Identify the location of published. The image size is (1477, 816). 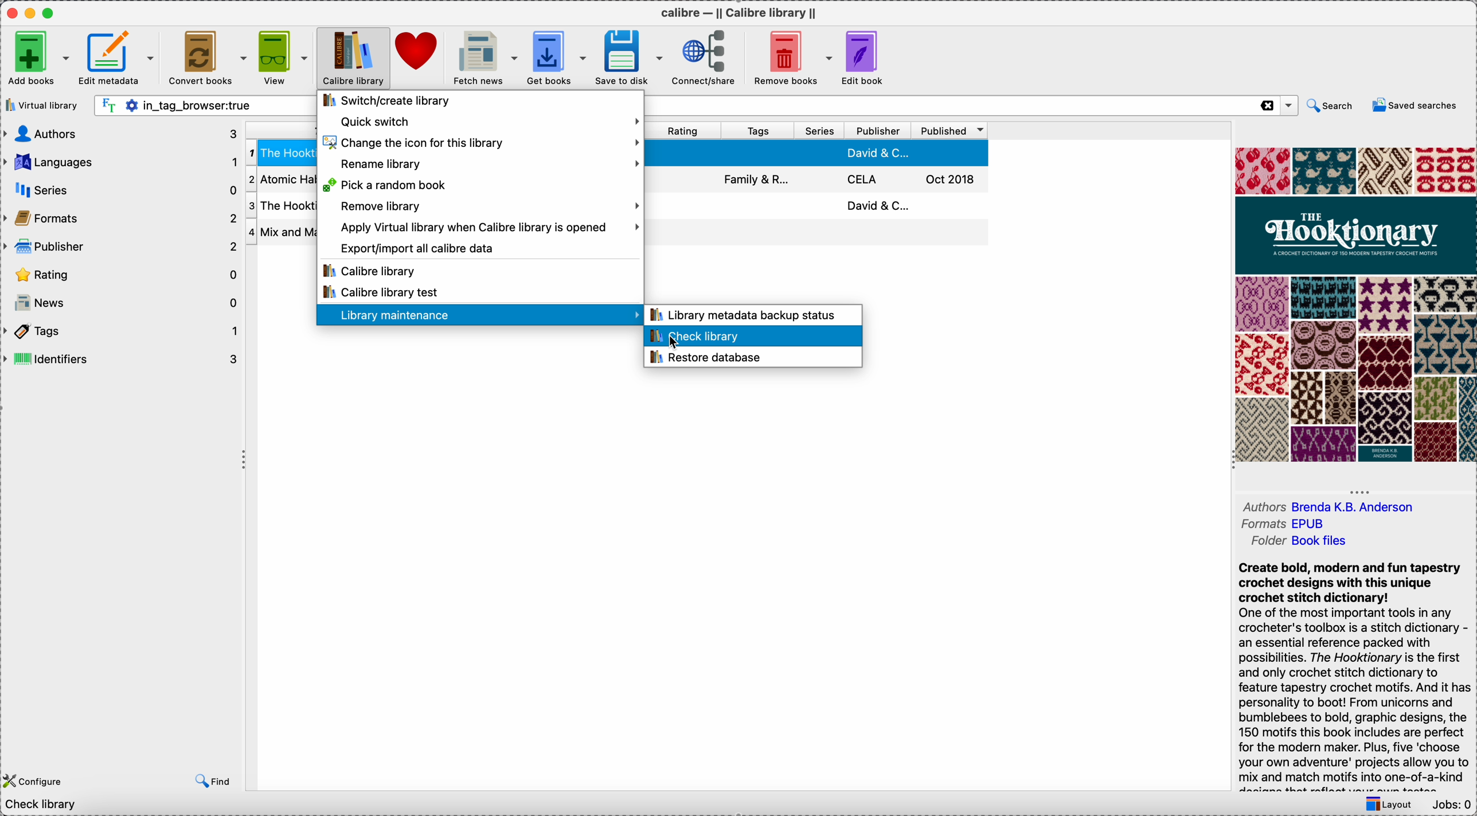
(950, 131).